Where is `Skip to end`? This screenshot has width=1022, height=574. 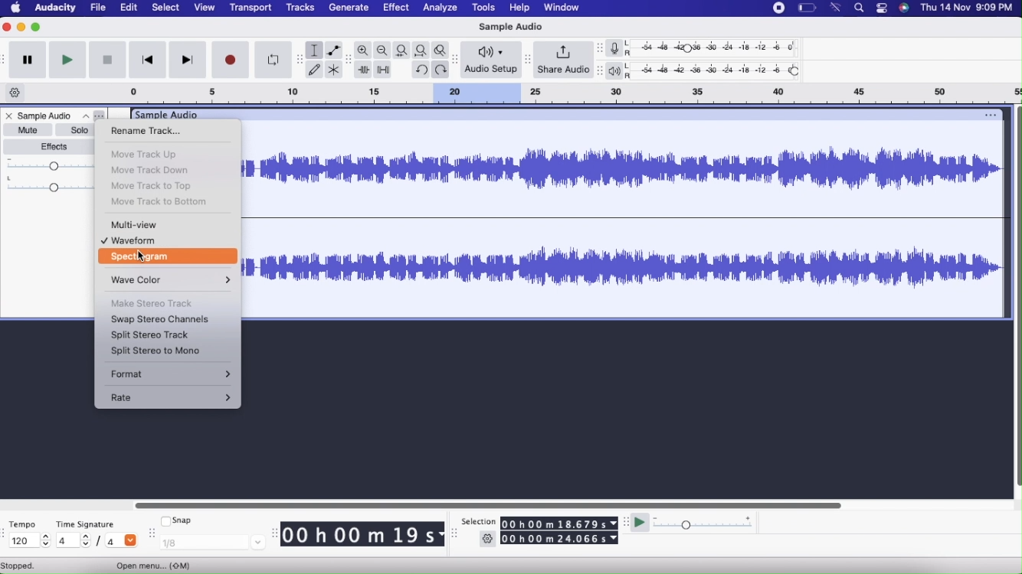 Skip to end is located at coordinates (187, 60).